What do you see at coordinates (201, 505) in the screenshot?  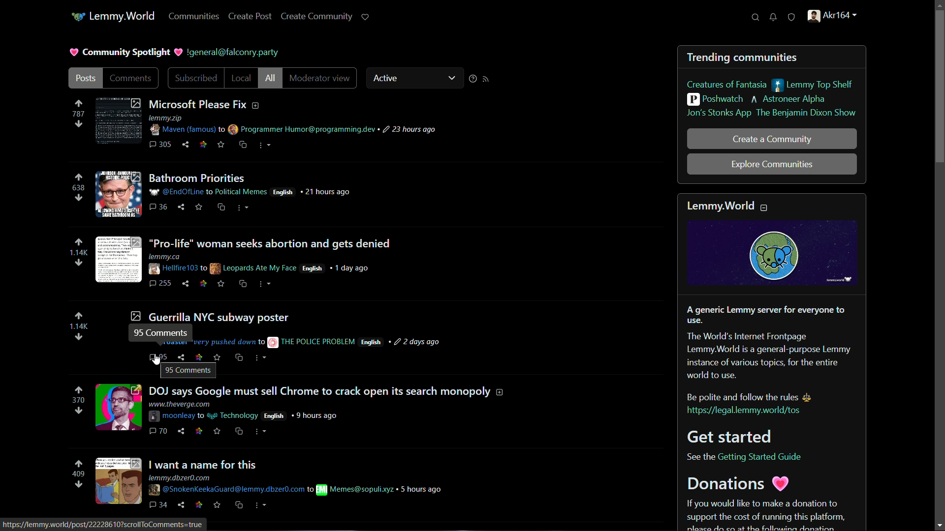 I see `icon` at bounding box center [201, 505].